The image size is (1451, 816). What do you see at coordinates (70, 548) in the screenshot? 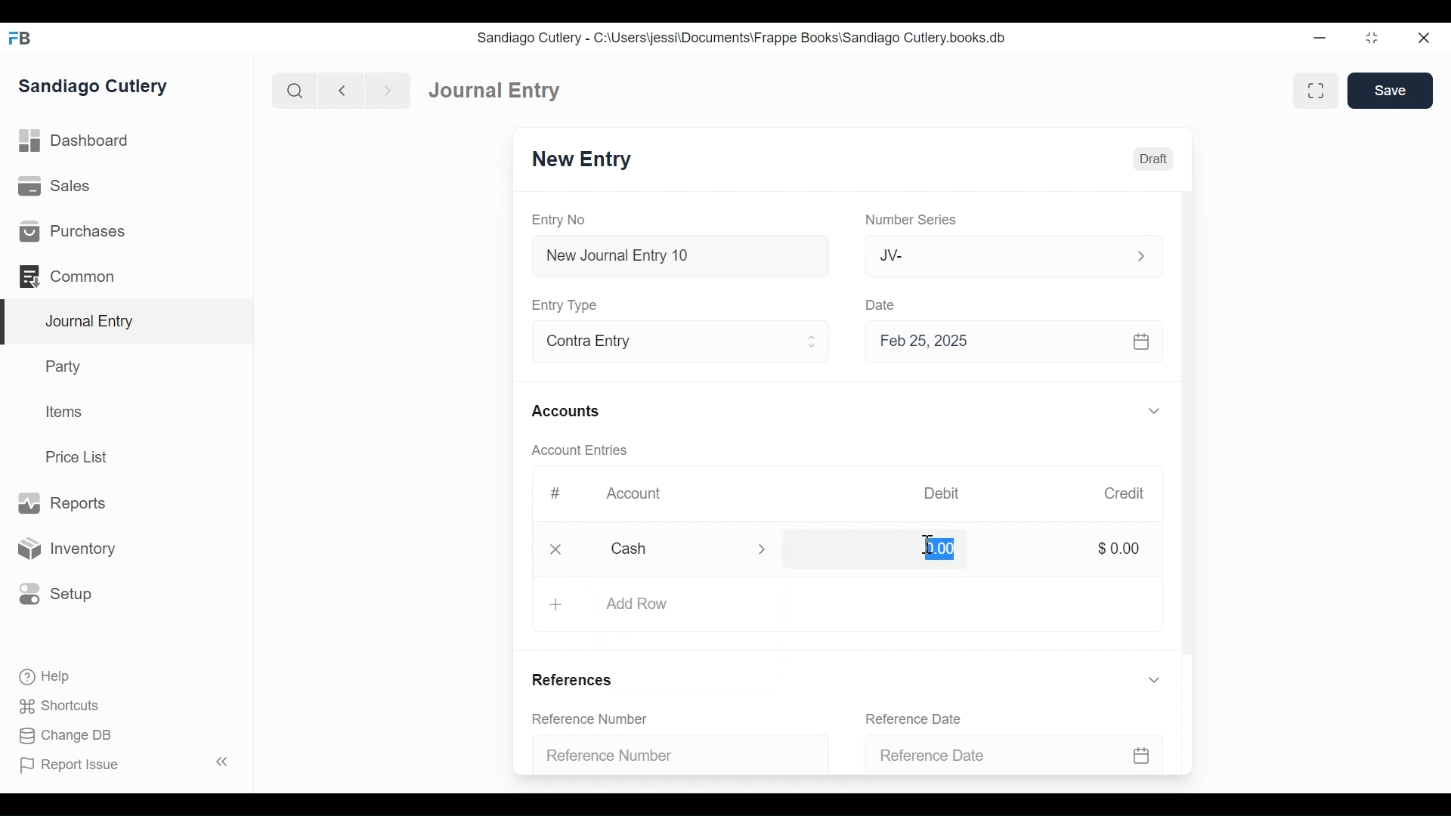
I see `Inventory` at bounding box center [70, 548].